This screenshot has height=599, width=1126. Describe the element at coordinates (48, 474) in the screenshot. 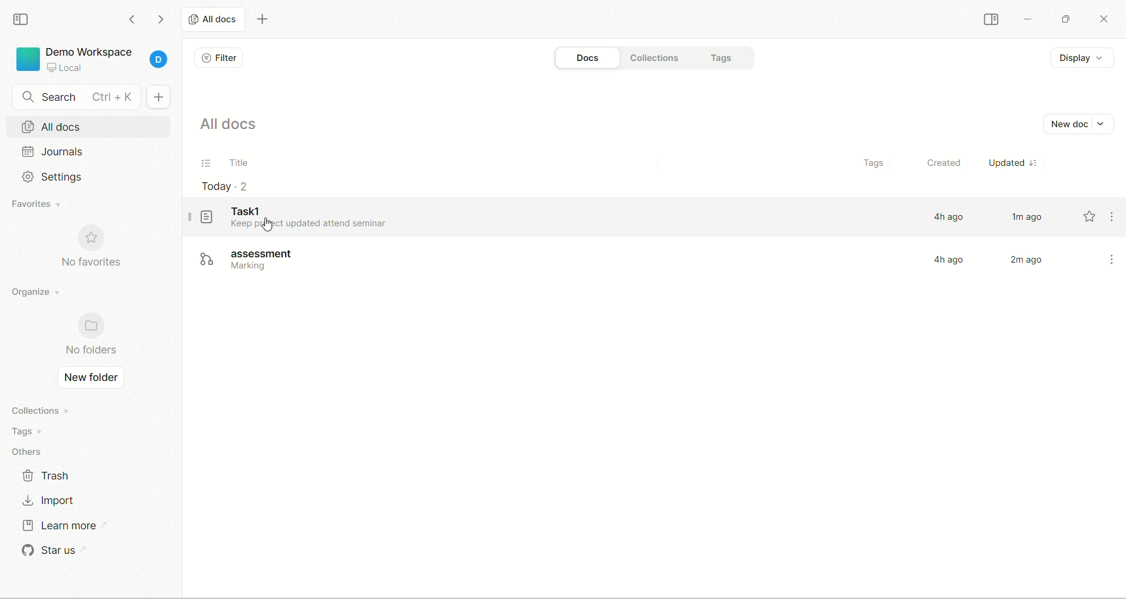

I see `trash` at that location.